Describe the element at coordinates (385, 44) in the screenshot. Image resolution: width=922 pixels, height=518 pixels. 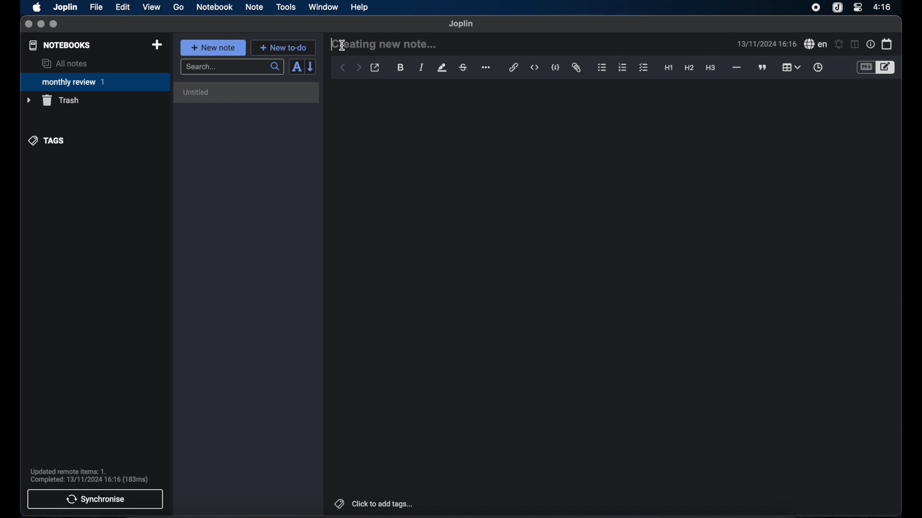
I see `creating new note` at that location.